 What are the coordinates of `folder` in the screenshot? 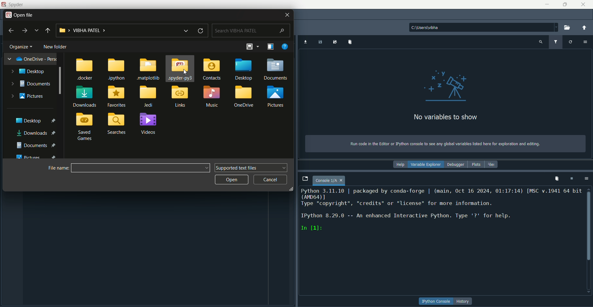 It's located at (86, 127).